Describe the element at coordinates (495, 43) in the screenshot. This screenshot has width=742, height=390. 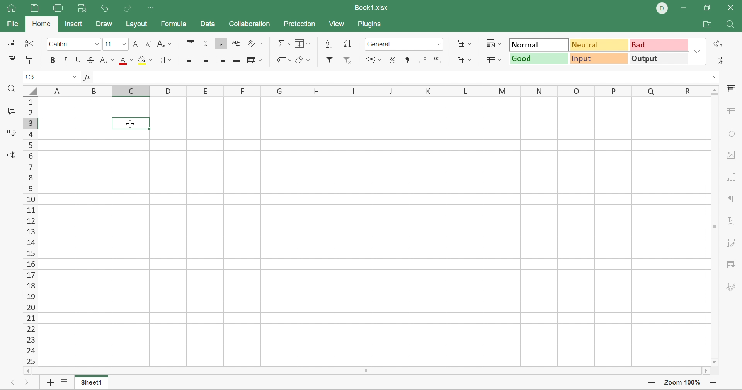
I see `Conditional formatting` at that location.